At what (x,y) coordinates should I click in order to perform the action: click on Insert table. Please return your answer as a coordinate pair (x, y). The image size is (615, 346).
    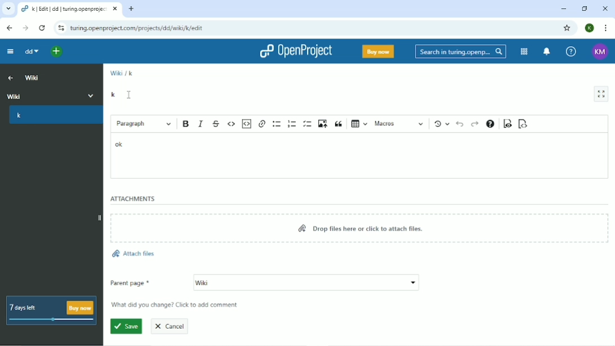
    Looking at the image, I should click on (358, 125).